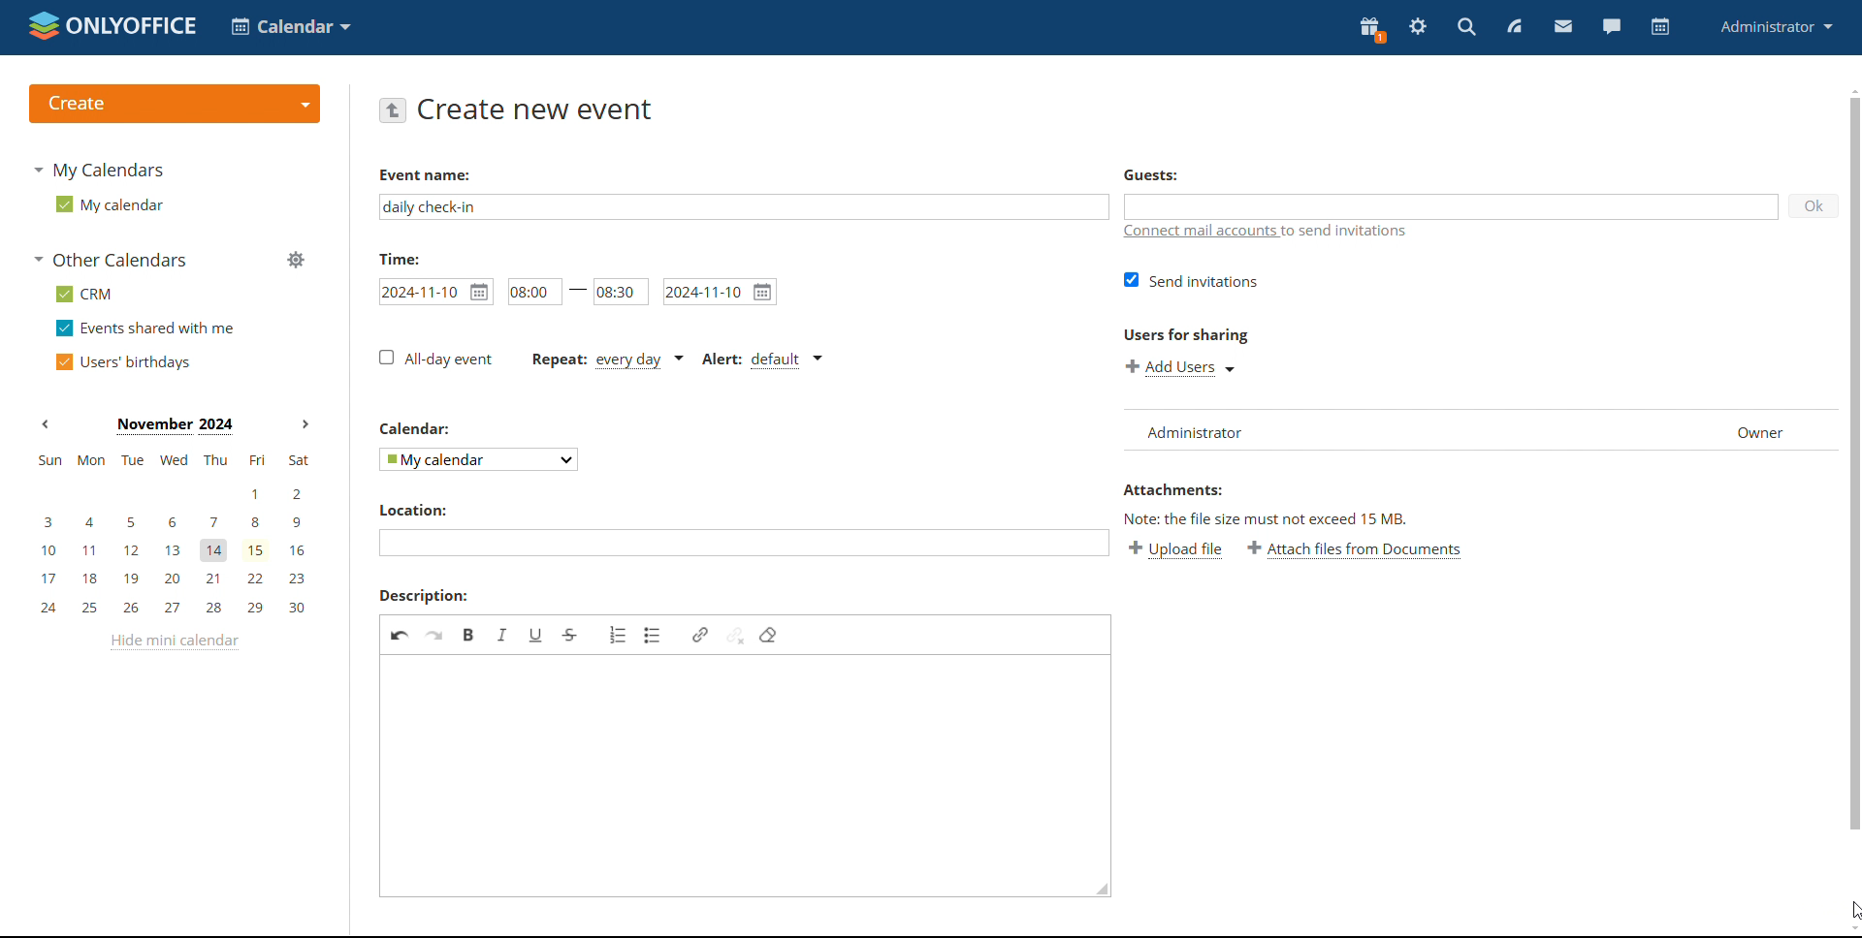 The width and height of the screenshot is (1862, 938). Describe the element at coordinates (1660, 27) in the screenshot. I see `calendar` at that location.